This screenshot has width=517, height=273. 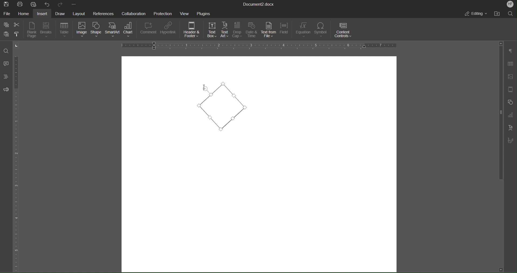 What do you see at coordinates (17, 23) in the screenshot?
I see `Cut` at bounding box center [17, 23].